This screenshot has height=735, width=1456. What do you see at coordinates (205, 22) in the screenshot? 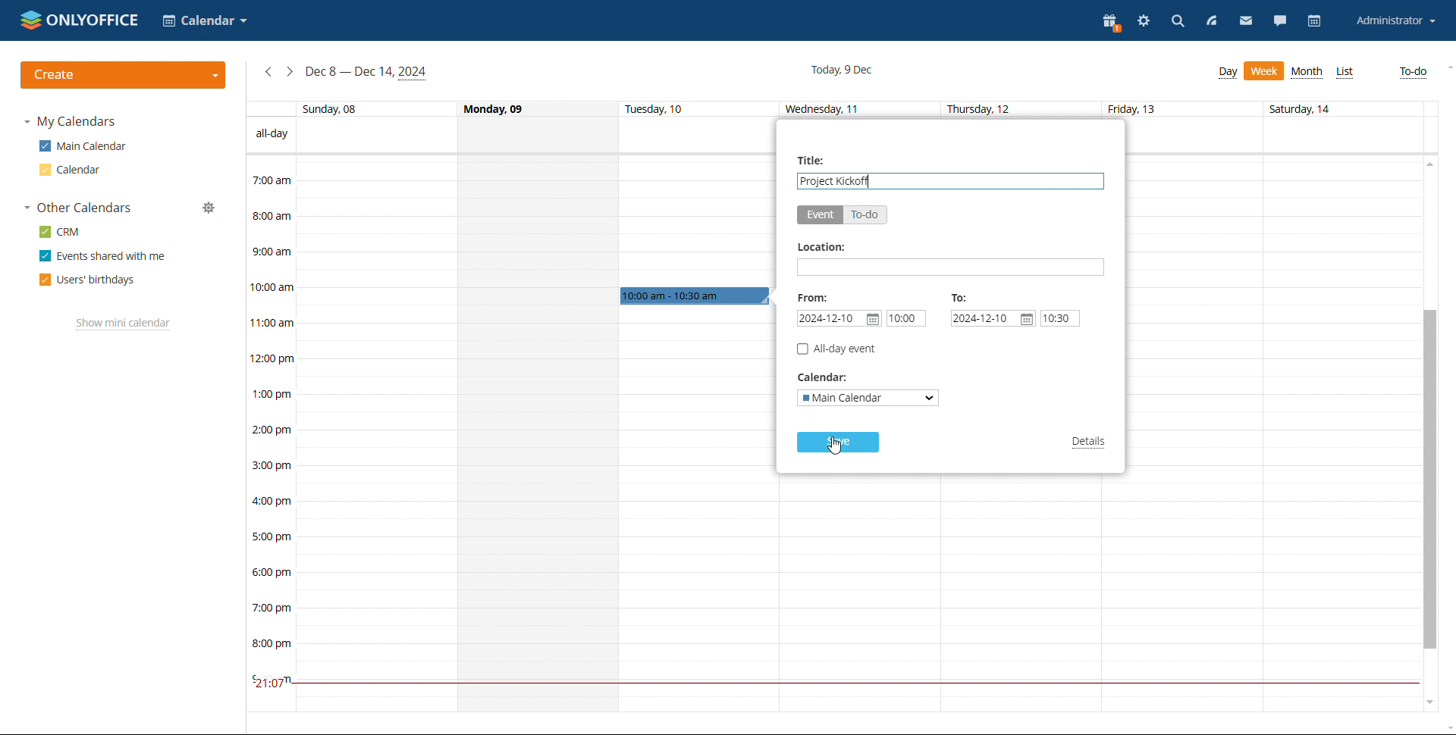
I see `calender` at bounding box center [205, 22].